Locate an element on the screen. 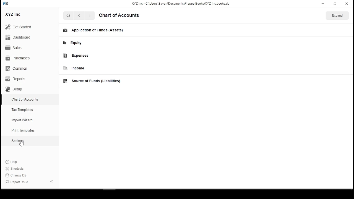  Setting is located at coordinates (17, 141).